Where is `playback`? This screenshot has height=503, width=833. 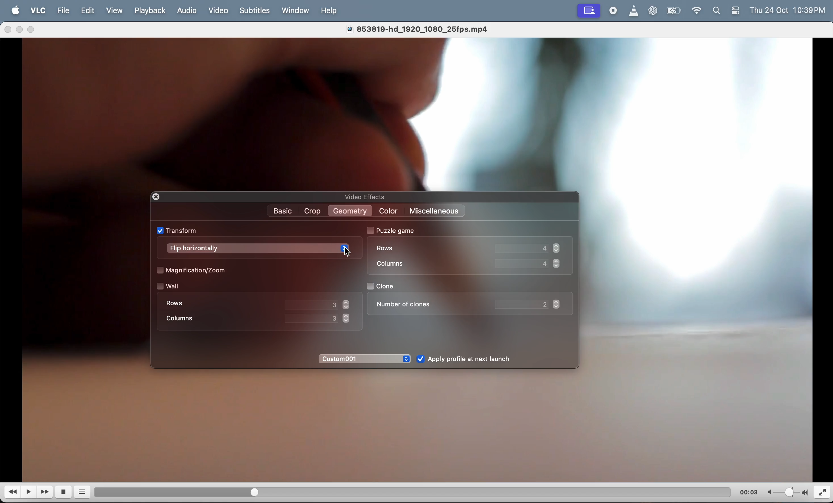 playback is located at coordinates (151, 10).